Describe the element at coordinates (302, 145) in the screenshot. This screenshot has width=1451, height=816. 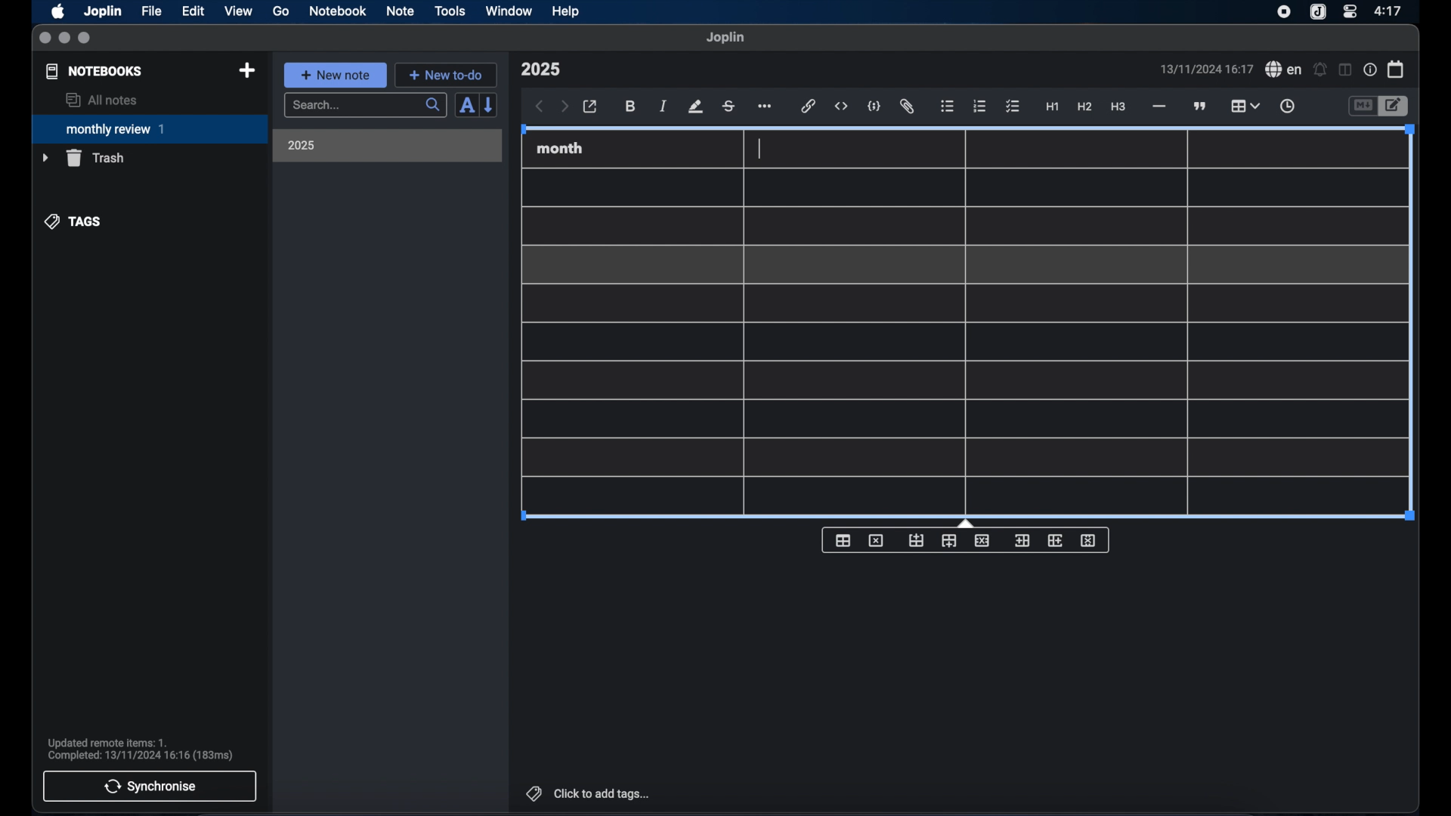
I see `2025` at that location.